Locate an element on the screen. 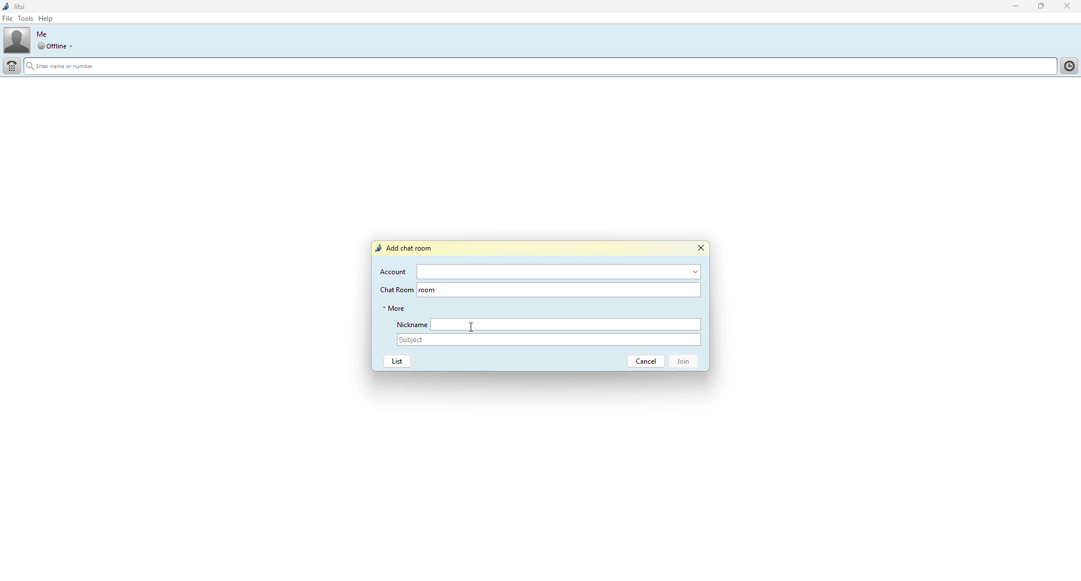 The height and width of the screenshot is (581, 1081). list is located at coordinates (397, 361).